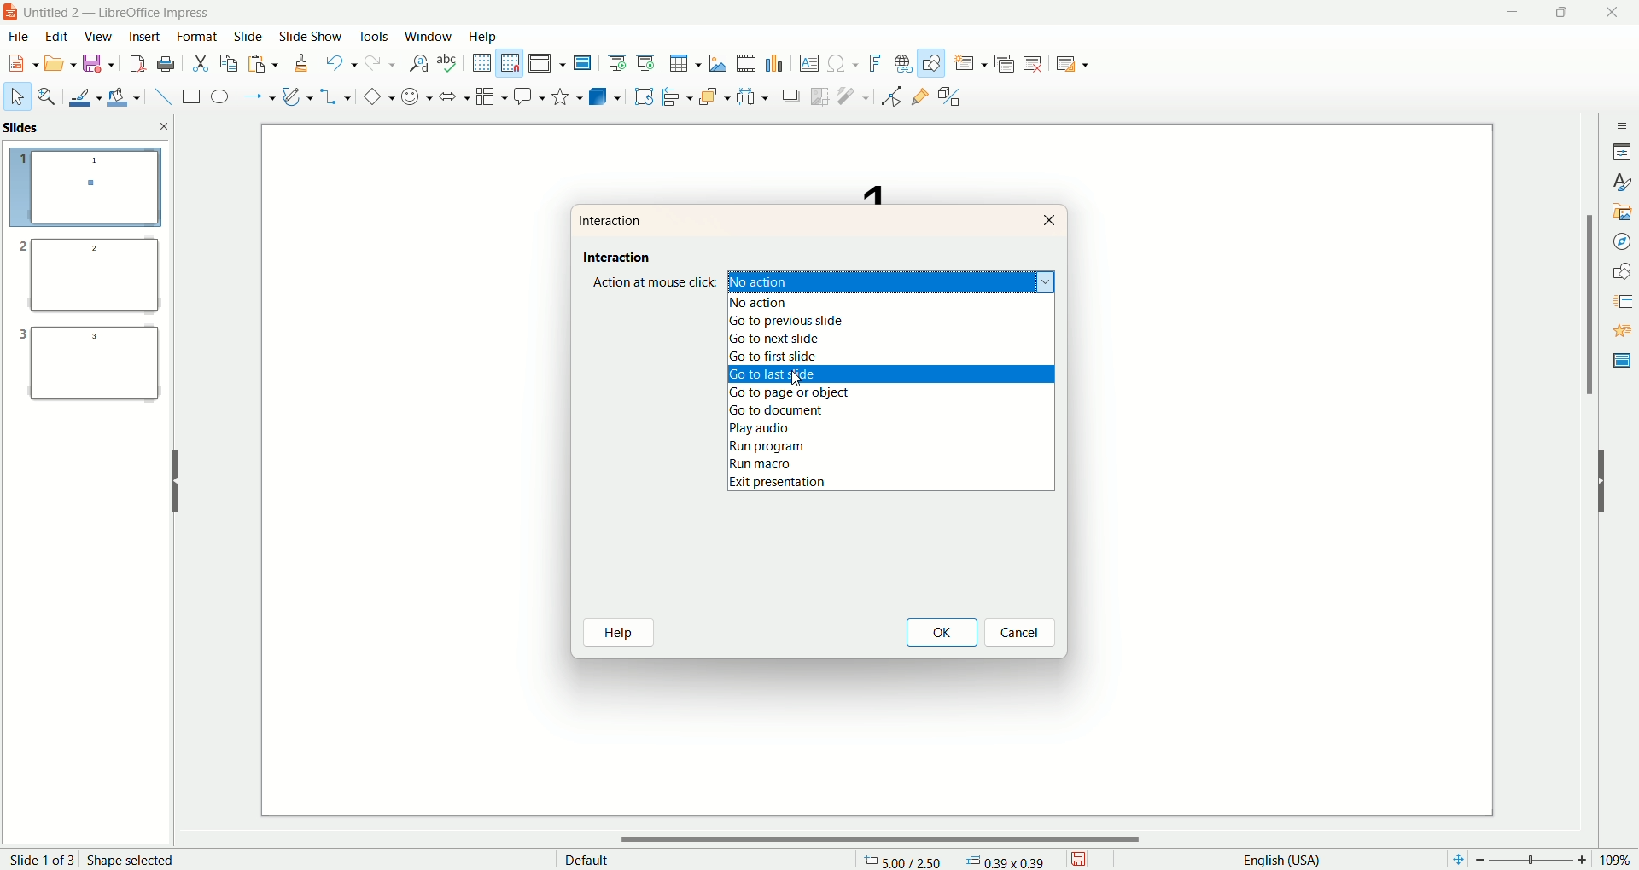 This screenshot has height=870, width=1639. I want to click on start from current slide, so click(646, 61).